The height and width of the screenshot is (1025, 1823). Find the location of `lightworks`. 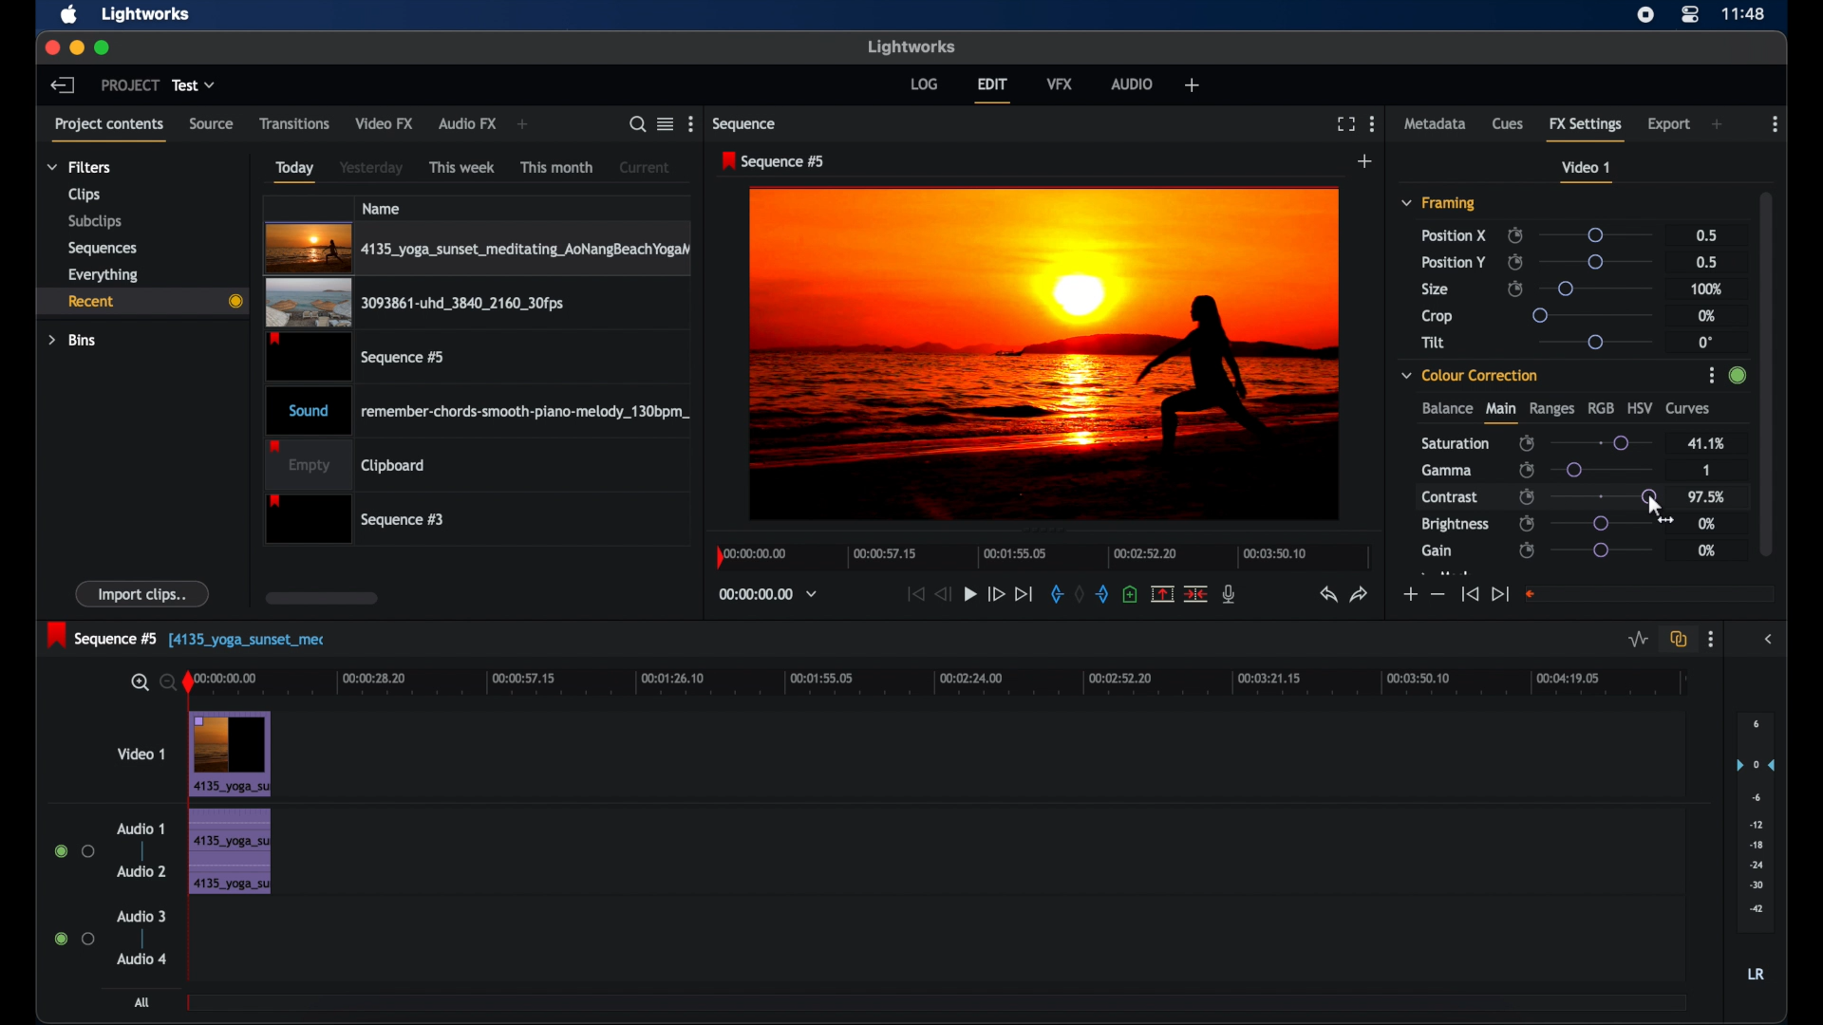

lightworks is located at coordinates (911, 47).